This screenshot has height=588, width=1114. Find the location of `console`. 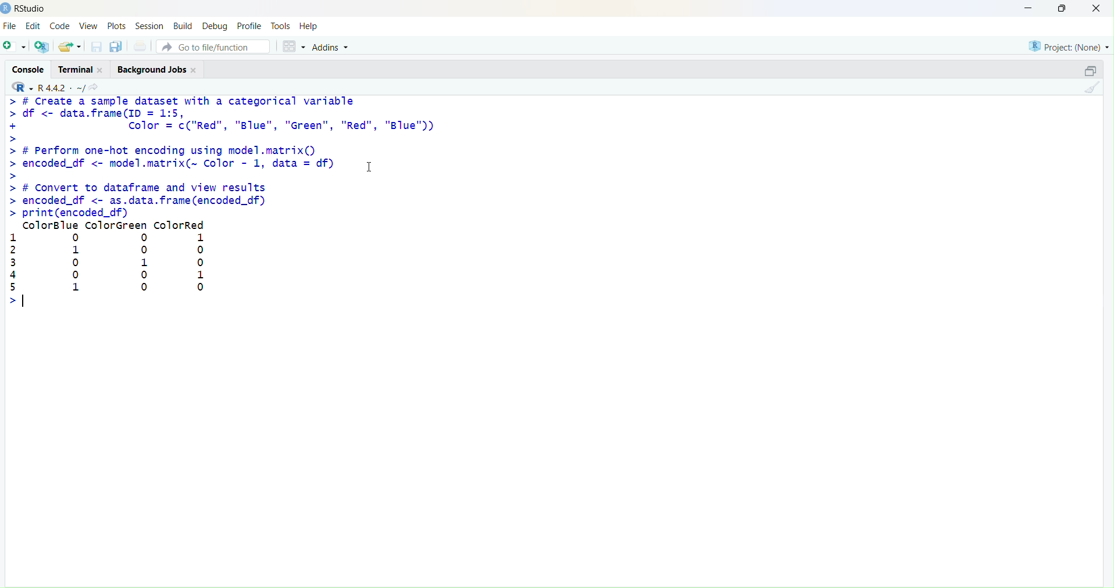

console is located at coordinates (30, 70).